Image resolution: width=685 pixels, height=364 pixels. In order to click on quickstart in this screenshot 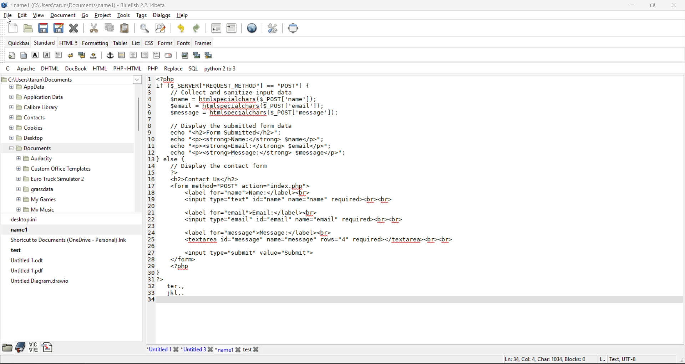, I will do `click(12, 56)`.